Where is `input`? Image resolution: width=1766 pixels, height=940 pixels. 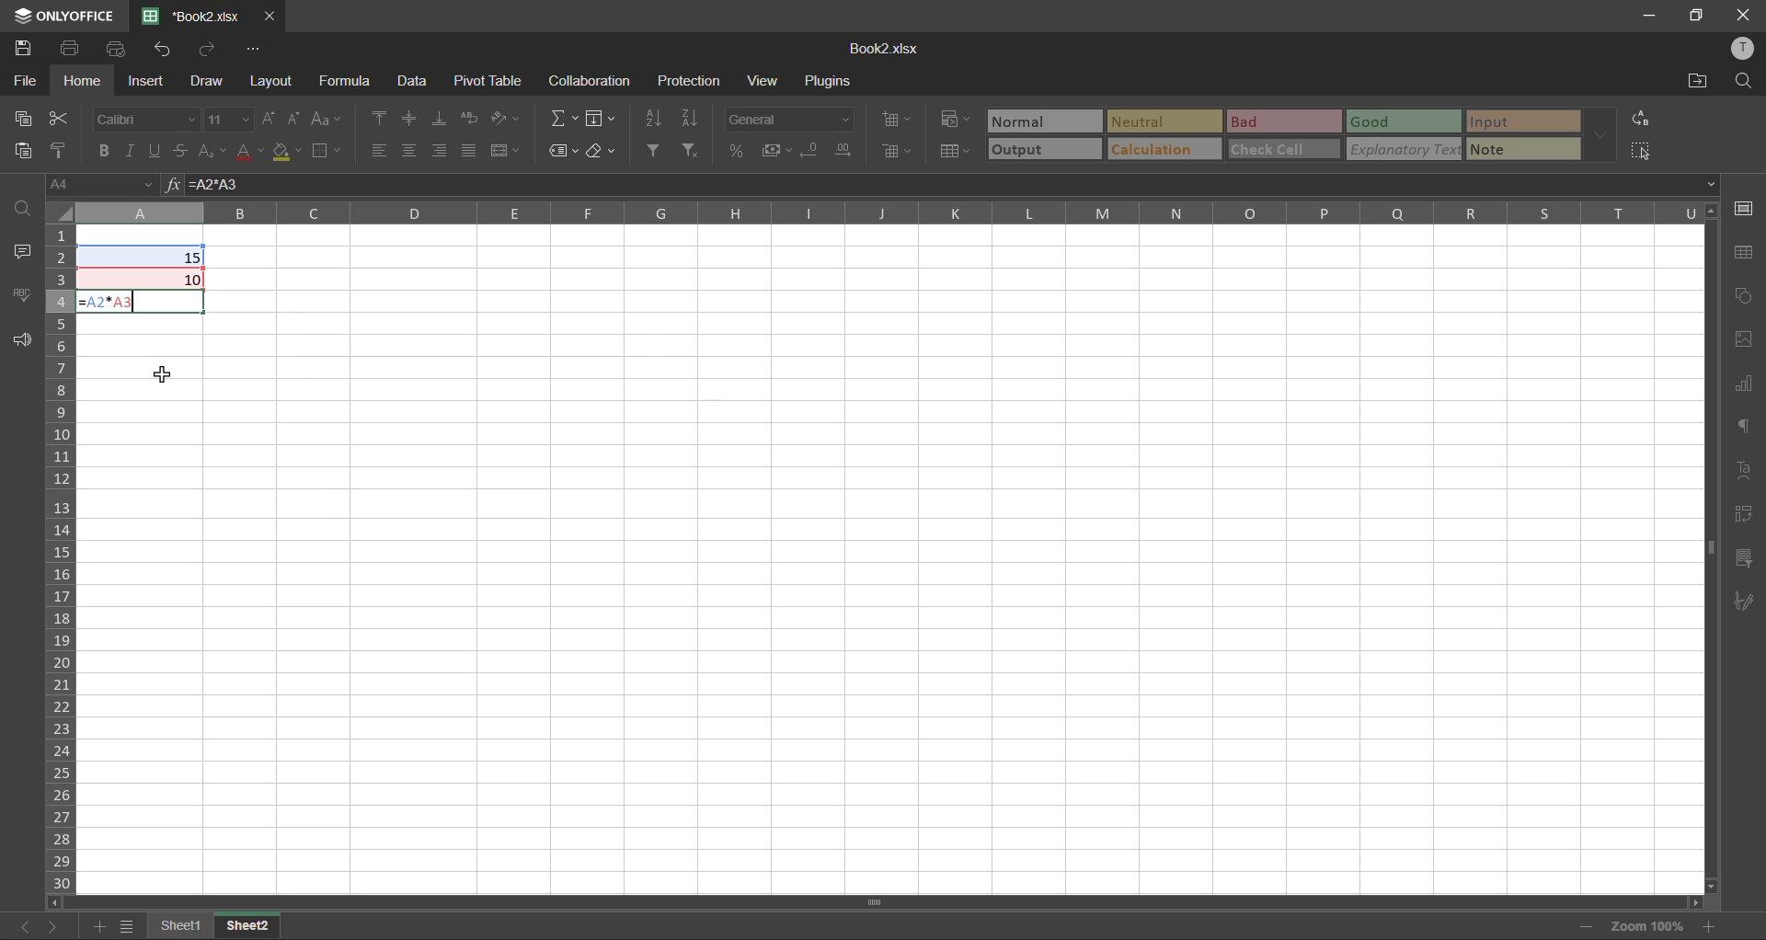 input is located at coordinates (1522, 122).